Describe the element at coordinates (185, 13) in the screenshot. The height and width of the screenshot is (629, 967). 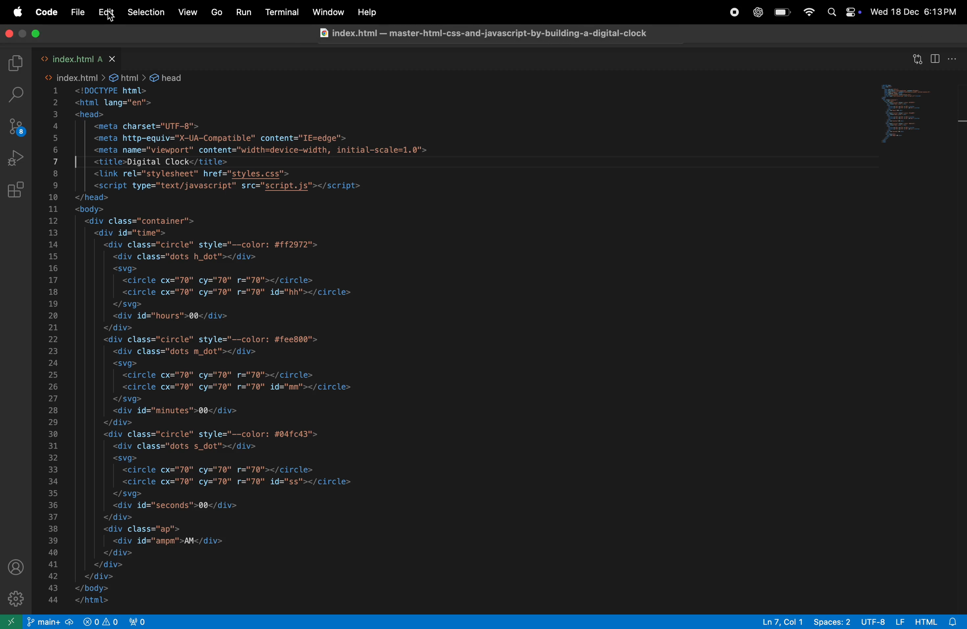
I see `view` at that location.